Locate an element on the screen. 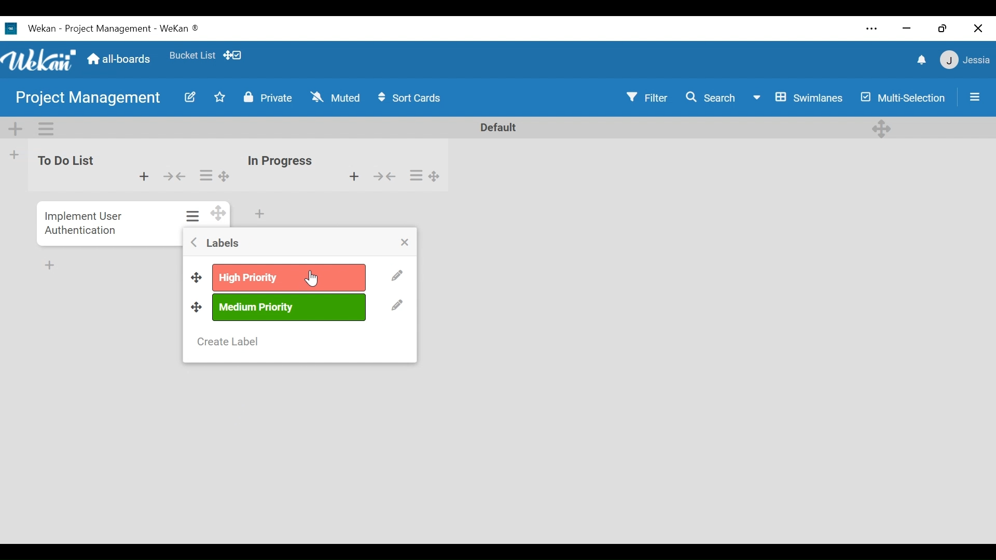 Image resolution: width=996 pixels, height=560 pixels. Multi-Selection is located at coordinates (903, 96).